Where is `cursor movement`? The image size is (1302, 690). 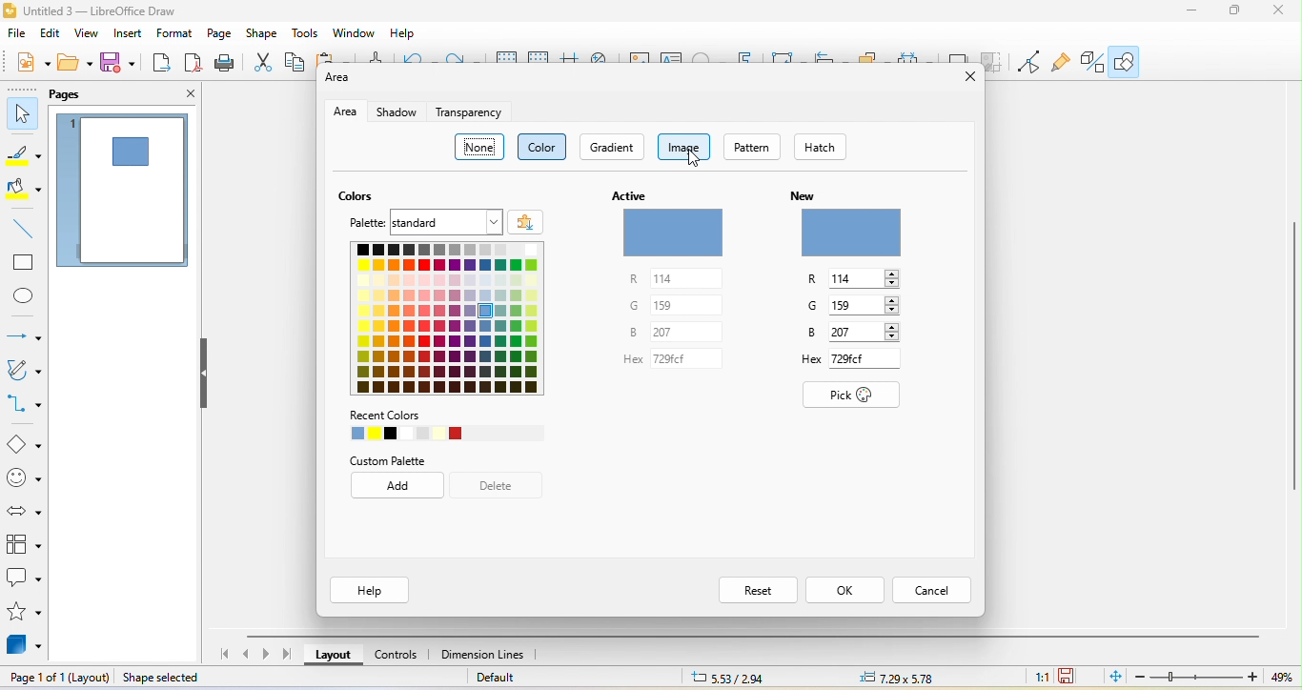 cursor movement is located at coordinates (700, 164).